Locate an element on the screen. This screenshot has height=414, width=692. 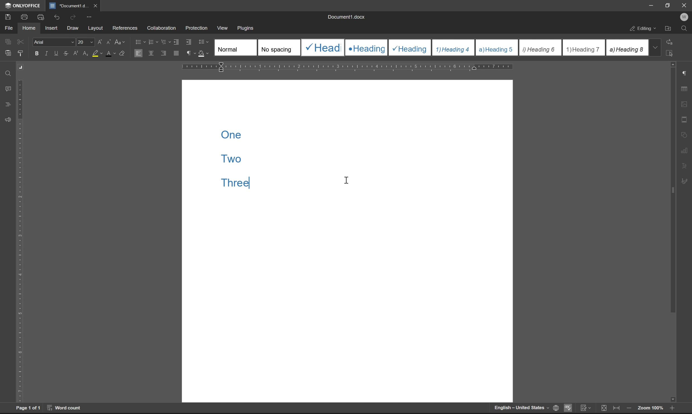
justified is located at coordinates (177, 53).